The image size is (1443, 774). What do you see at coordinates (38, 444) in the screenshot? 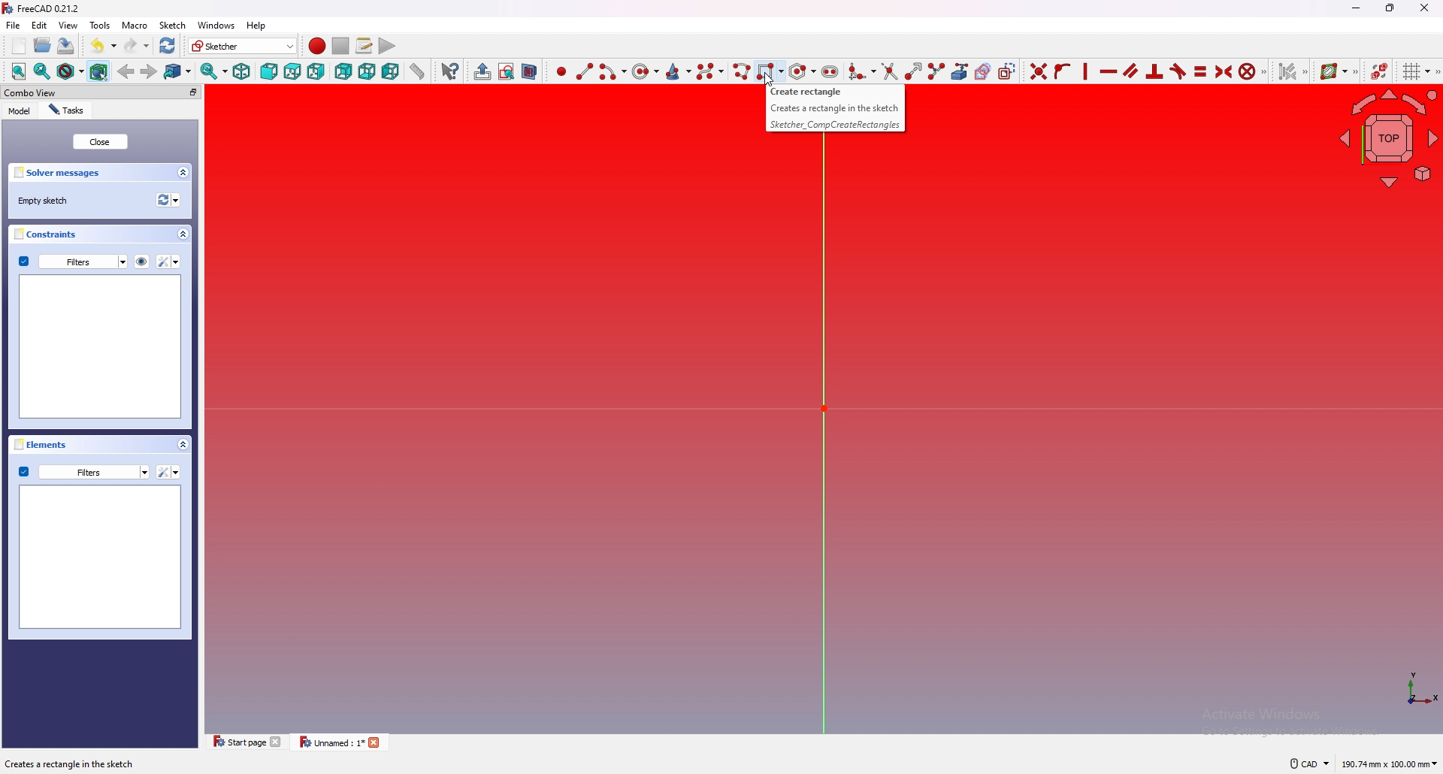
I see `elements` at bounding box center [38, 444].